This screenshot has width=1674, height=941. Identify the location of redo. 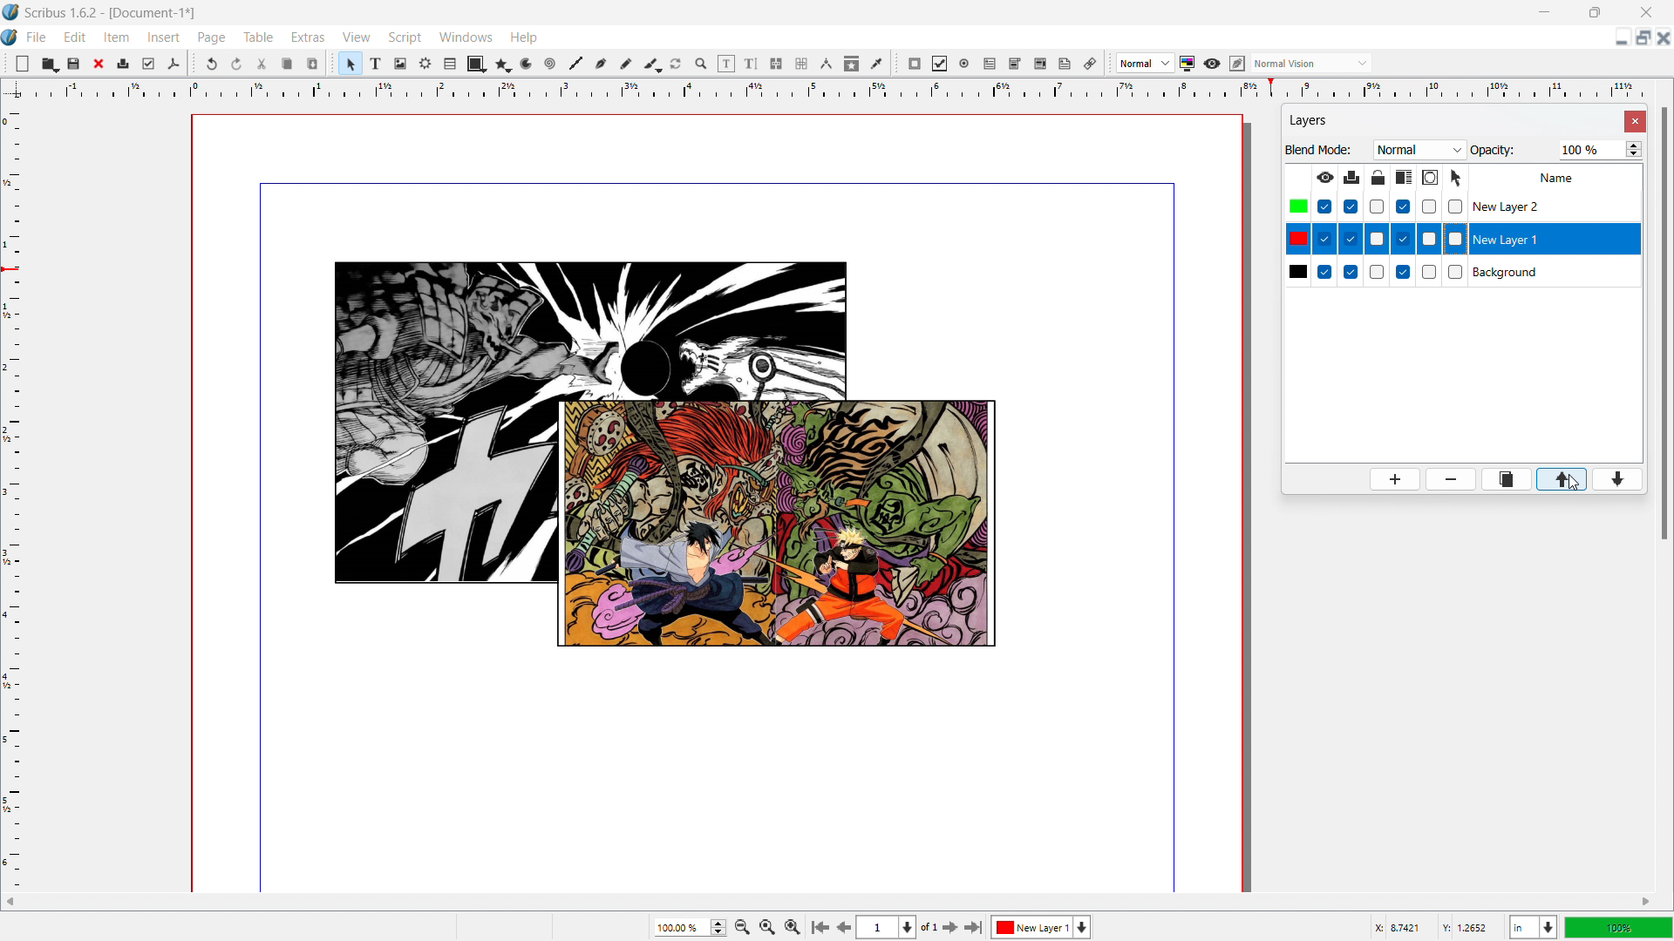
(237, 64).